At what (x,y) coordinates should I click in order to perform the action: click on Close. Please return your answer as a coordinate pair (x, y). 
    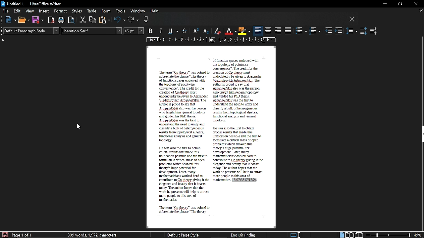
    Looking at the image, I should click on (415, 4).